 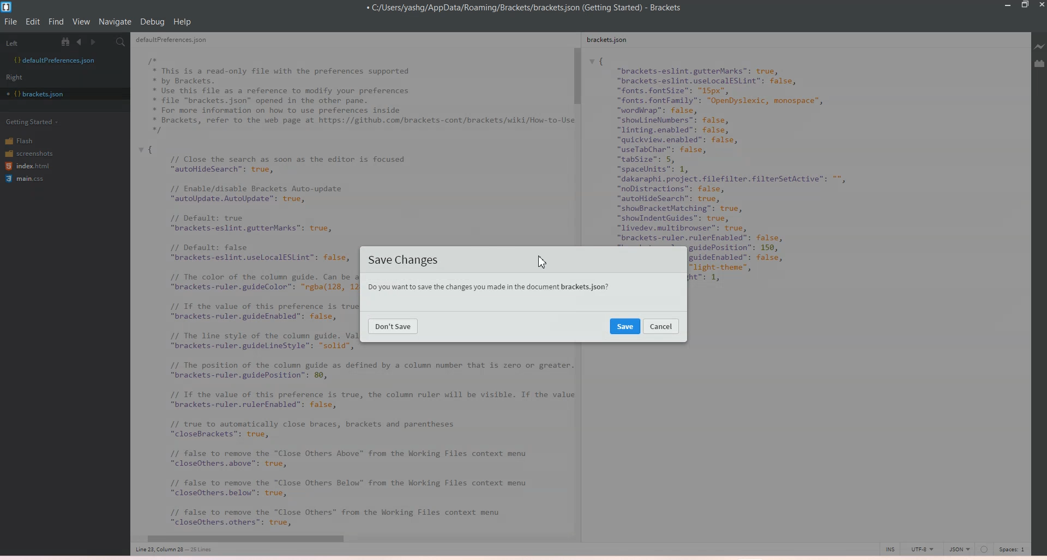 I want to click on defaultPreferences.json

I”

* This is a read-only file with the preferences supported

* by Brackets.

* Use this file as a reference to modify your preferences

* file "brackets.json" opened in the other pane.

* For more information on how to use preferences inside

* Brackets, refer to the web page at https://github.com/brackets-cont/brackets/wiki/How-to-Us

*

vi

// Close the search as soon as the editor is focused
“autoHideSearch”: true,
// Enable/disable Brackets Auto-update
“autoUpdate. AutoUpdate”: true,
// Default: true
“brackets-eslint.gutterMarks”: true,
// Default: false
“brackets-eslint.uselocalESLint": false,
// The color of the column guide. Can be any valid CSS Color value.
“brackets-ruler.guideColor”: "rgba(128, 128, 128, 0.5)",
// Tf the value of this preference is true, the column guide will be visible. Tf the val.
“brackets-ruler.guideEnabled”: false,
// The line style of the column guide. Values can be one of the following: "solid", "dott
“brackets-ruler.guidelineStyle": "solid",
// The position of the column guide as defined by a column number that is zero or greater
“brackets-ruler.guidePosition”: 80,
// Tf the value of this preference is true, the column ruler will be visible. Tf the val.
“brackets-ruler.rulerEnabled”: false,
// true to automatically close braces, brackets and parentheses
“closeBrackets”: true,
// false to remove the "Close Others Above” from the Working Files context menu
“closeOthers.above”: true,
// false to remove the "Close Others Below” from the Working Files context menu
“closeOthers.below": true,
// false to remove the "Close Others” from the Working Files context menu
“closeOthers.others”: true,, so click(x=245, y=293).